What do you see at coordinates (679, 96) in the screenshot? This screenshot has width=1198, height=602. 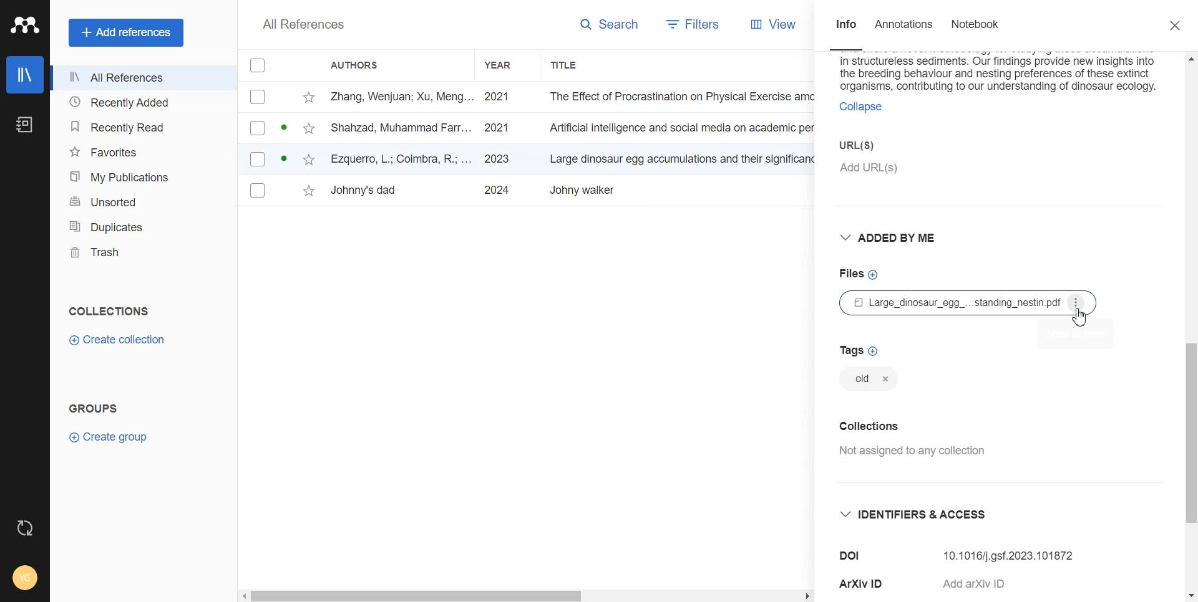 I see `Title` at bounding box center [679, 96].